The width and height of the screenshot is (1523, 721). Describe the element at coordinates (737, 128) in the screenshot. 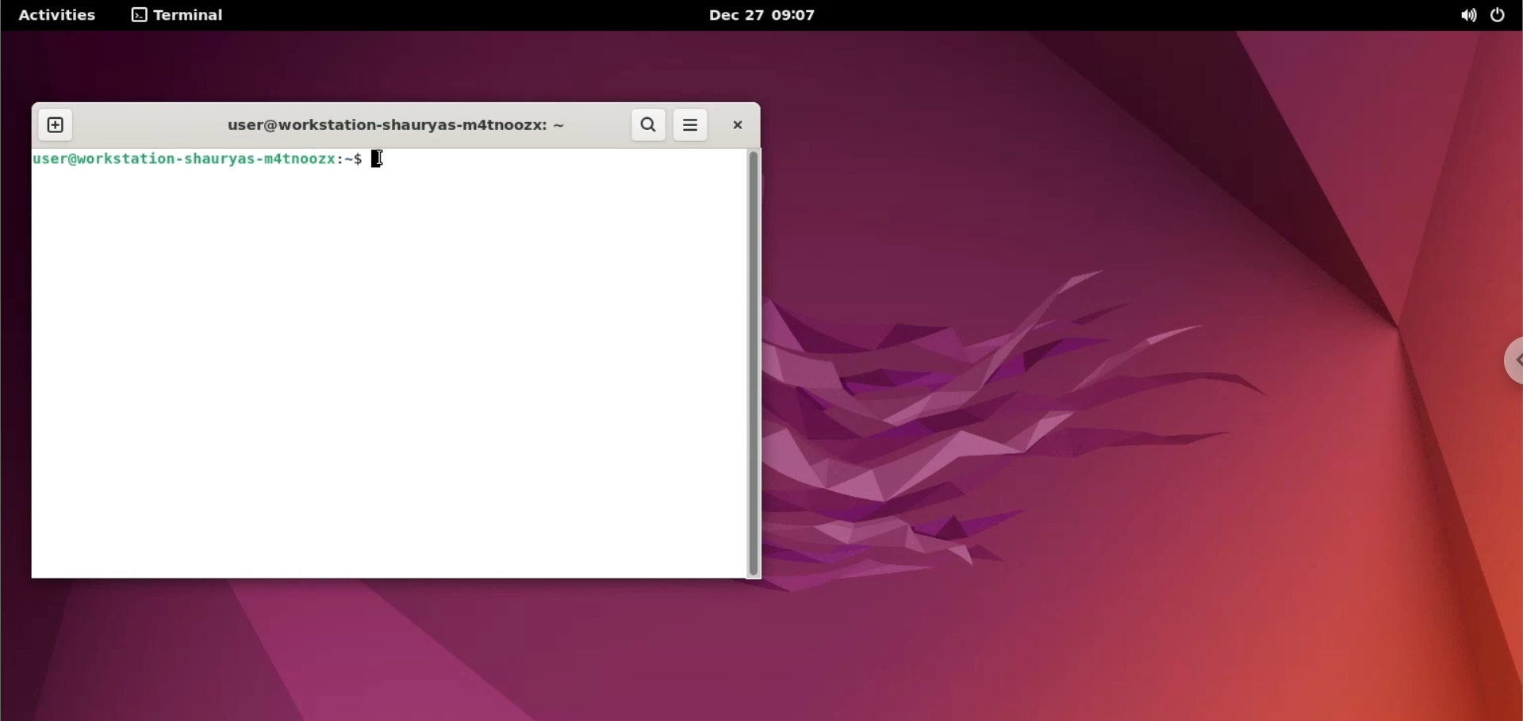

I see `close` at that location.